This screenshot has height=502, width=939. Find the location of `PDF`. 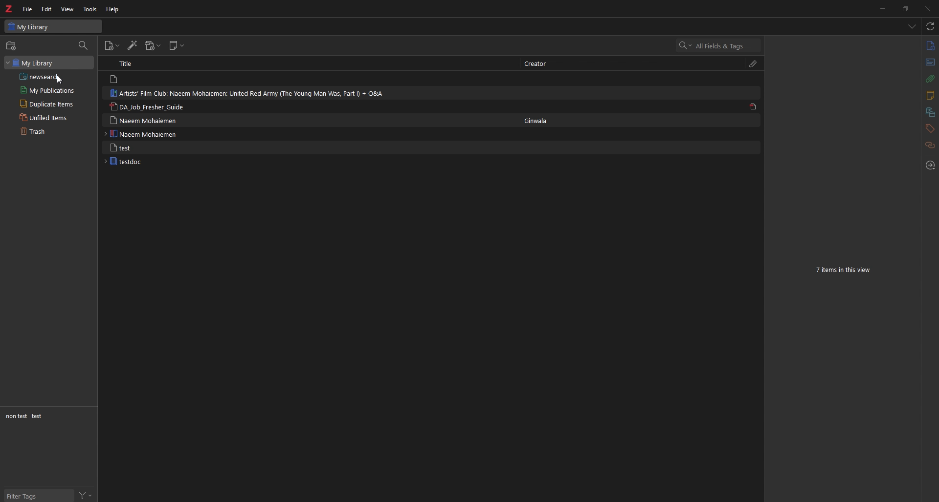

PDF is located at coordinates (147, 106).